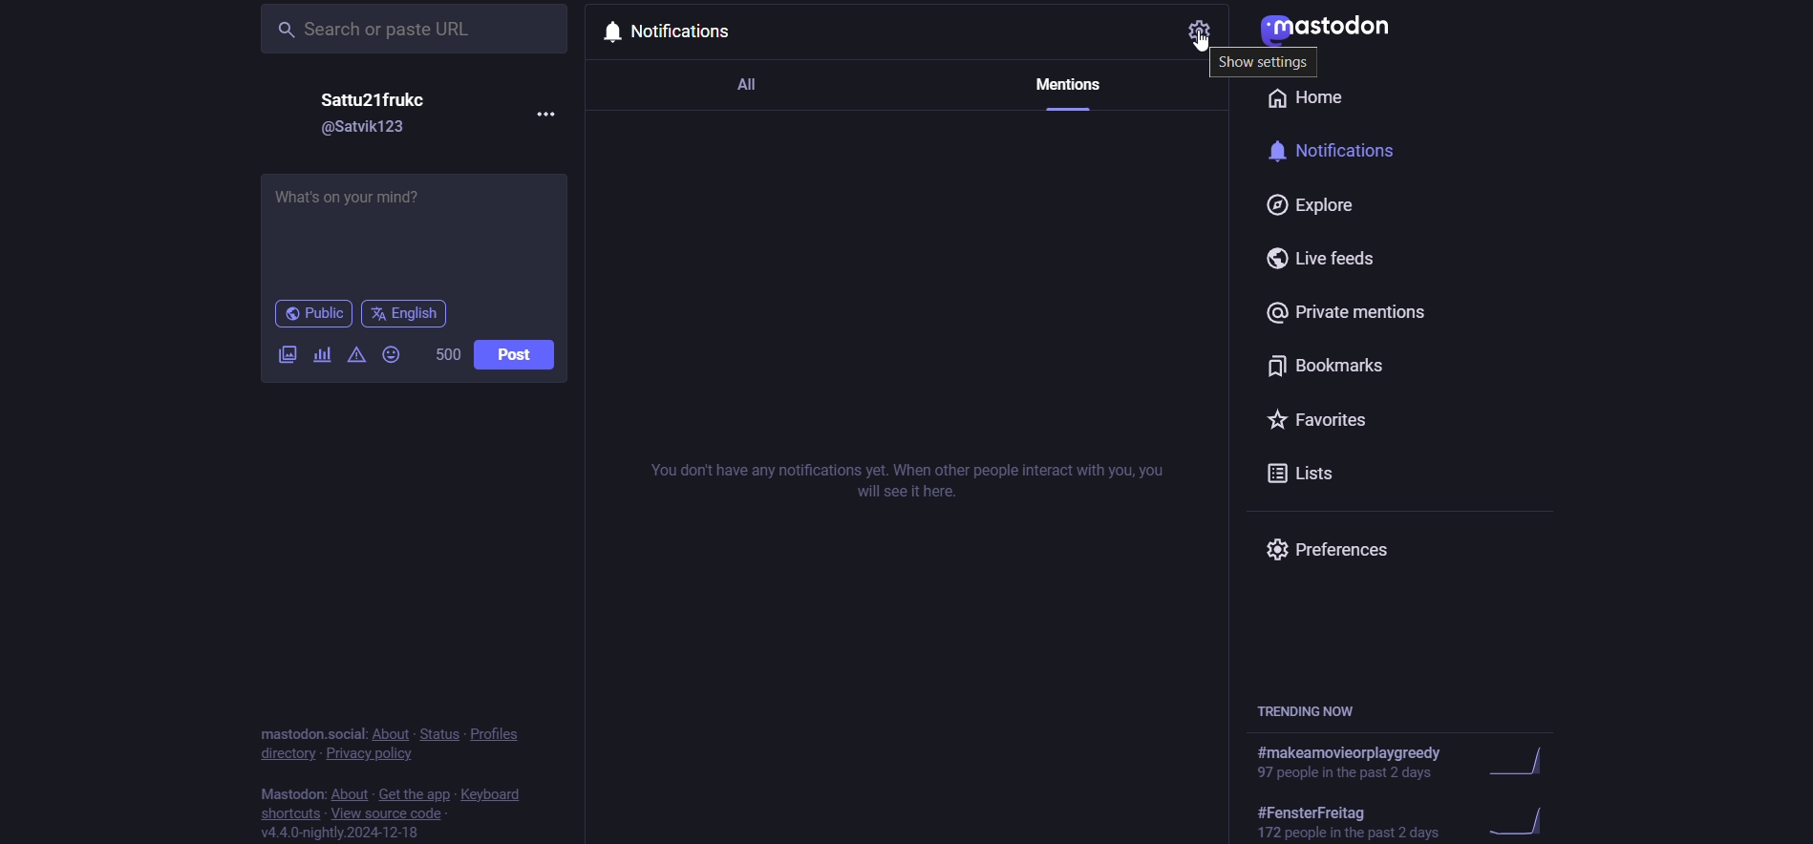 This screenshot has width=1813, height=844. Describe the element at coordinates (1317, 811) in the screenshot. I see `#FensterFreitag` at that location.